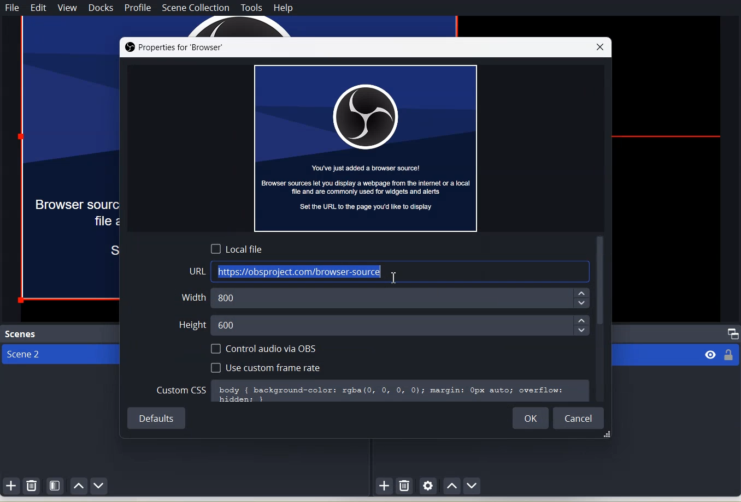 The width and height of the screenshot is (741, 502). What do you see at coordinates (137, 9) in the screenshot?
I see `Profile` at bounding box center [137, 9].